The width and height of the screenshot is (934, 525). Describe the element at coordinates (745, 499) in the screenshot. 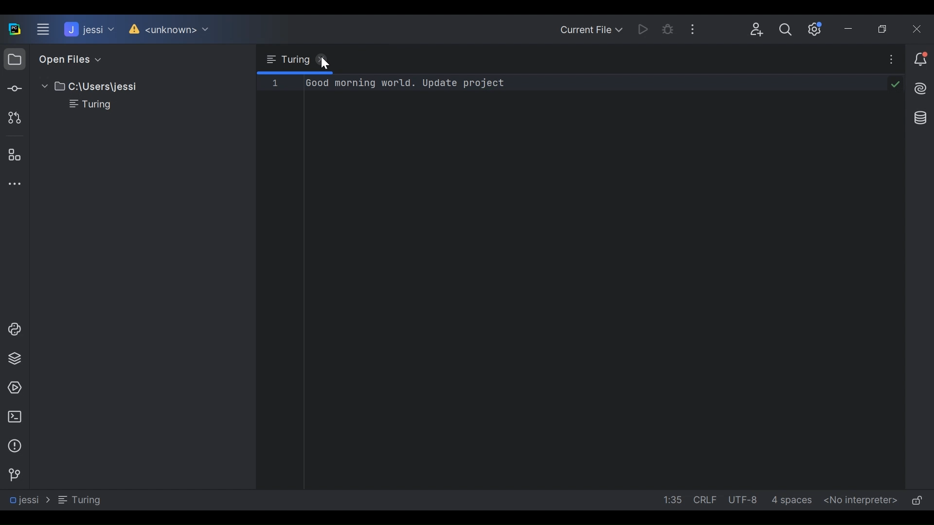

I see `File Encoding` at that location.